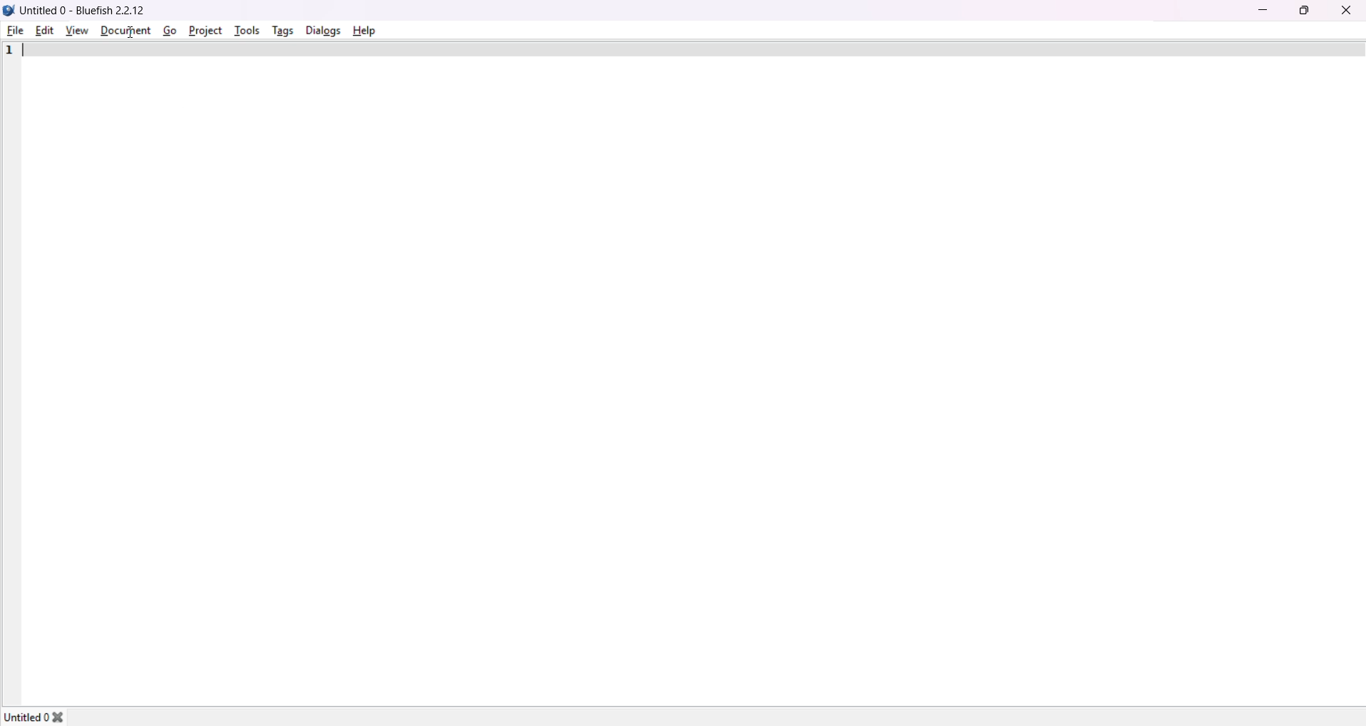  What do you see at coordinates (204, 29) in the screenshot?
I see `project` at bounding box center [204, 29].